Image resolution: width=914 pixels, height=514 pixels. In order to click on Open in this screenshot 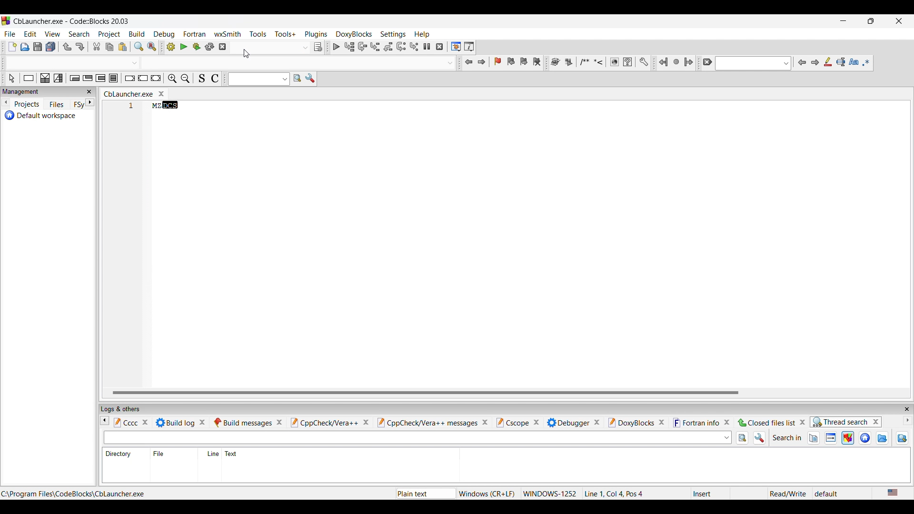, I will do `click(25, 47)`.